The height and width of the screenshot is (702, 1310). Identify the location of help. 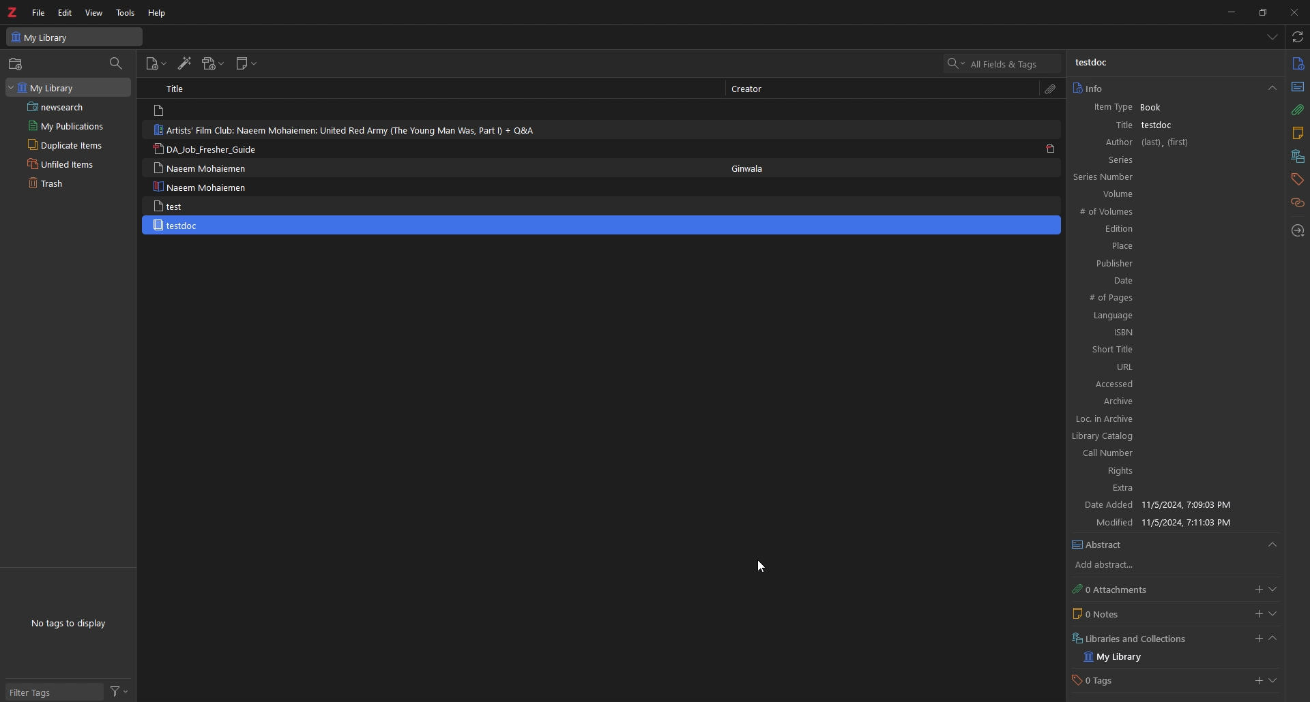
(158, 12).